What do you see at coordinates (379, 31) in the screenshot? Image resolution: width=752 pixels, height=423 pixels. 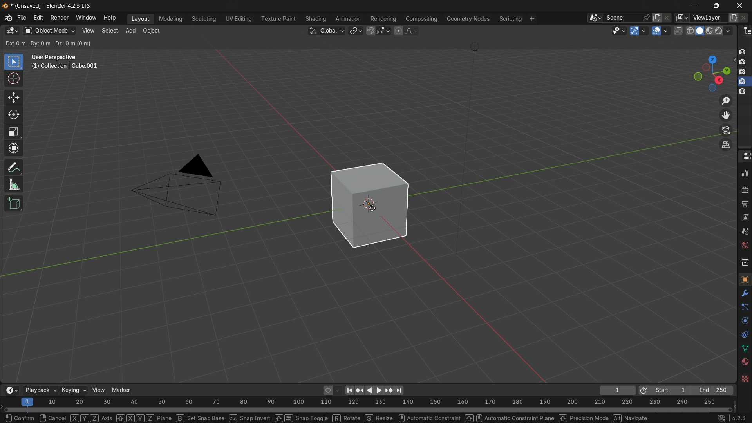 I see `snap` at bounding box center [379, 31].